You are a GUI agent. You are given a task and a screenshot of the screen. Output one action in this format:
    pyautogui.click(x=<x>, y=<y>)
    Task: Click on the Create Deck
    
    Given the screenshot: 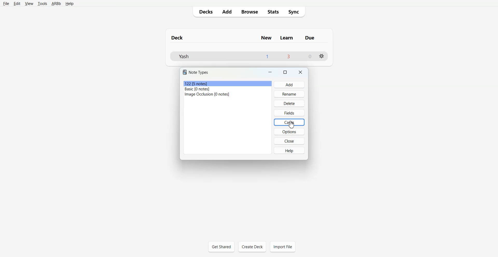 What is the action you would take?
    pyautogui.click(x=252, y=246)
    